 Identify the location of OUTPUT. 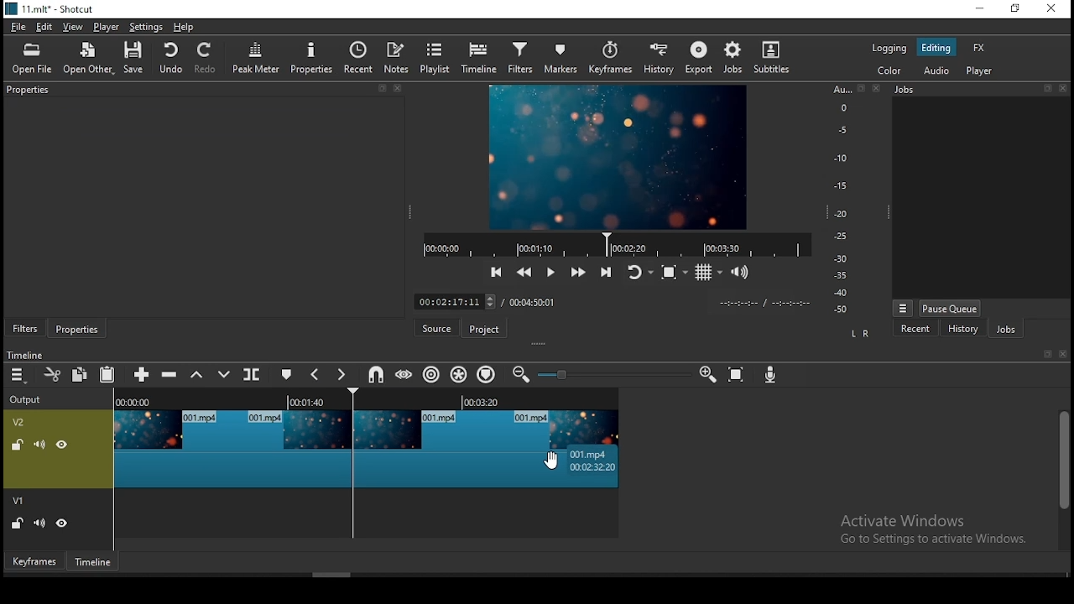
(25, 398).